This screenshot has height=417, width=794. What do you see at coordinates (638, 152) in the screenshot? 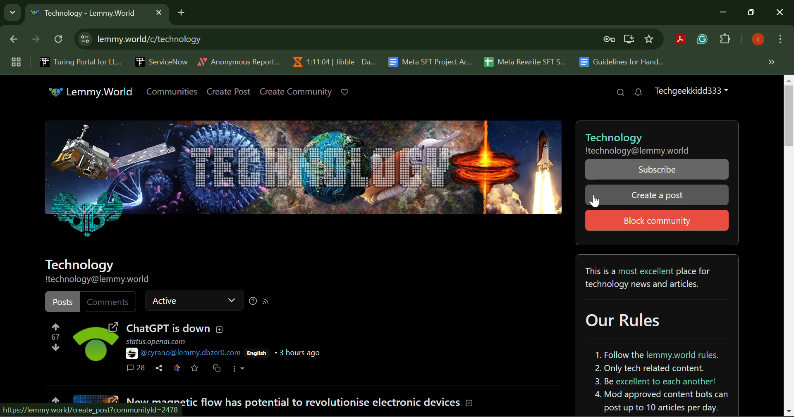
I see `Community address` at bounding box center [638, 152].